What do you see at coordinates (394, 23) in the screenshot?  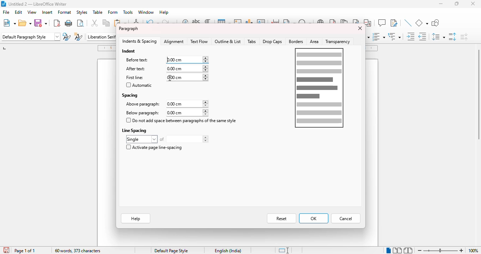 I see `show track changes functions` at bounding box center [394, 23].